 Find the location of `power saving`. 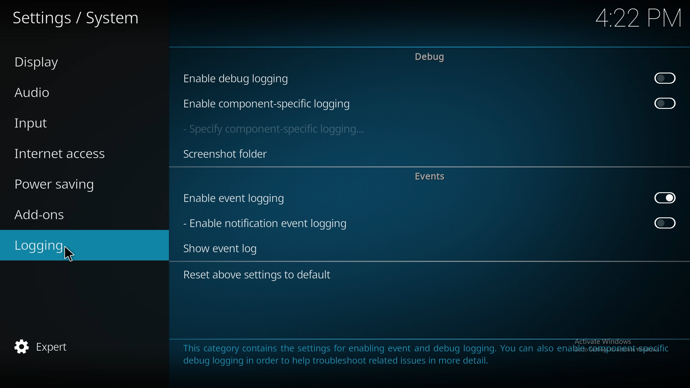

power saving is located at coordinates (80, 185).